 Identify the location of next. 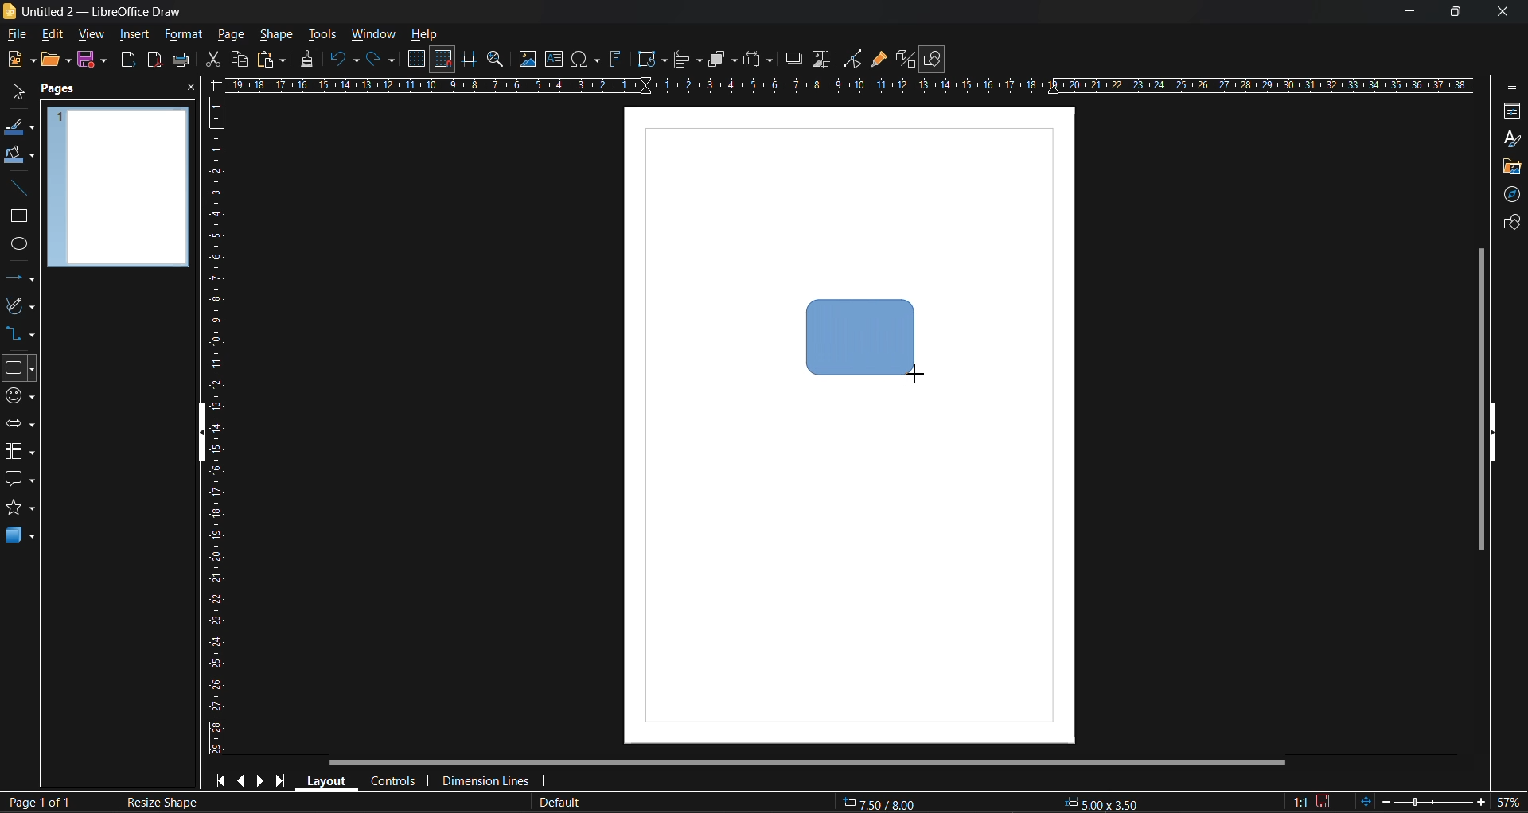
(260, 780).